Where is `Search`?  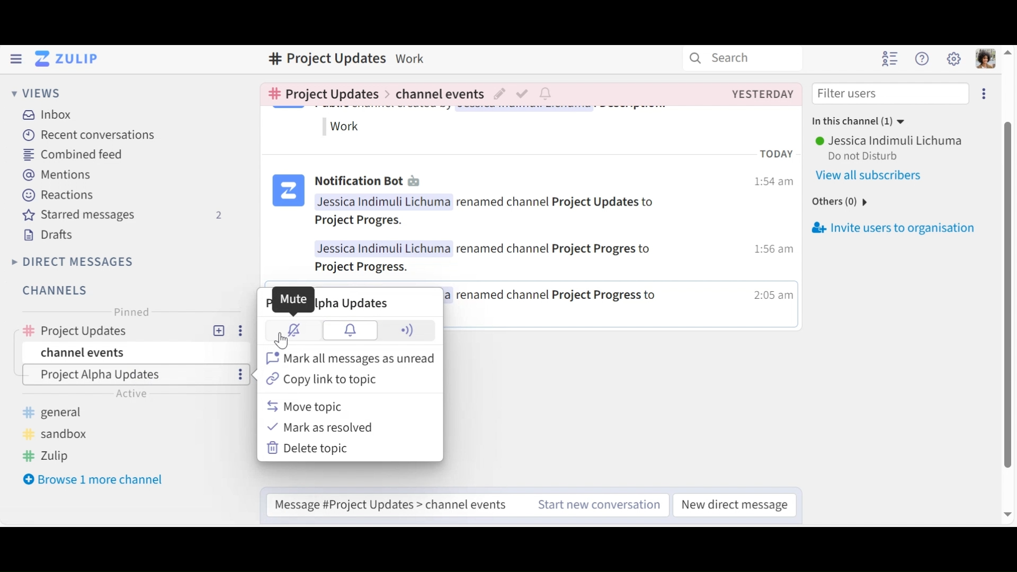 Search is located at coordinates (728, 57).